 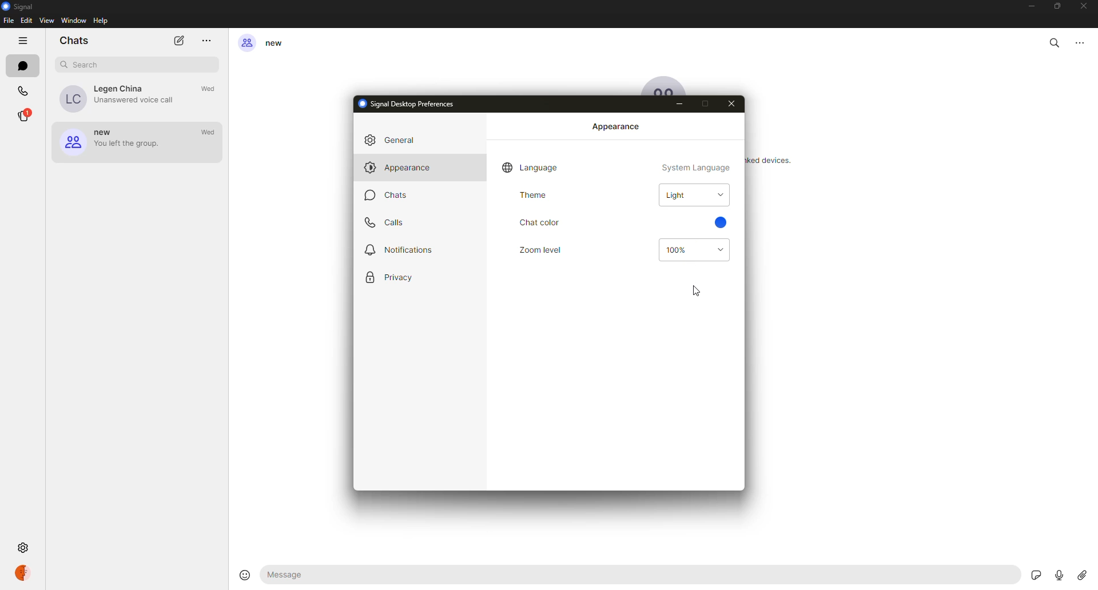 What do you see at coordinates (1028, 6) in the screenshot?
I see `minimize` at bounding box center [1028, 6].